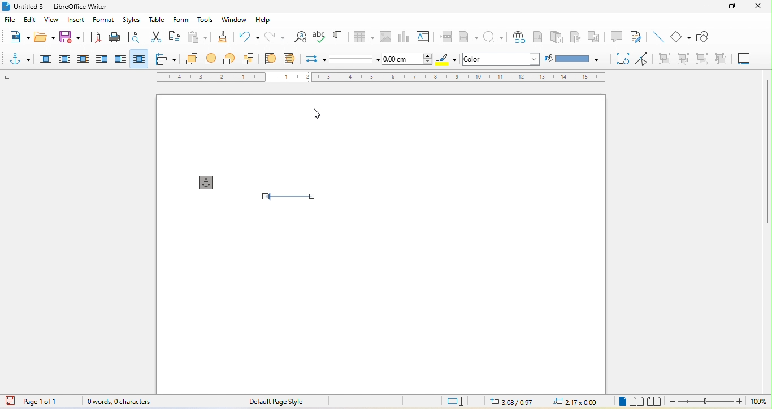  I want to click on view, so click(50, 21).